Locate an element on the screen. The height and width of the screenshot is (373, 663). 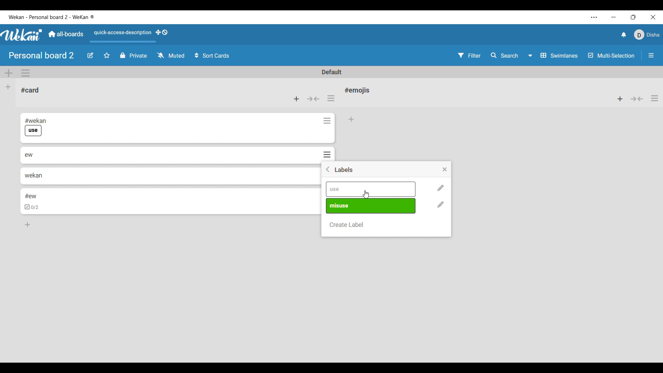
Search is located at coordinates (504, 55).